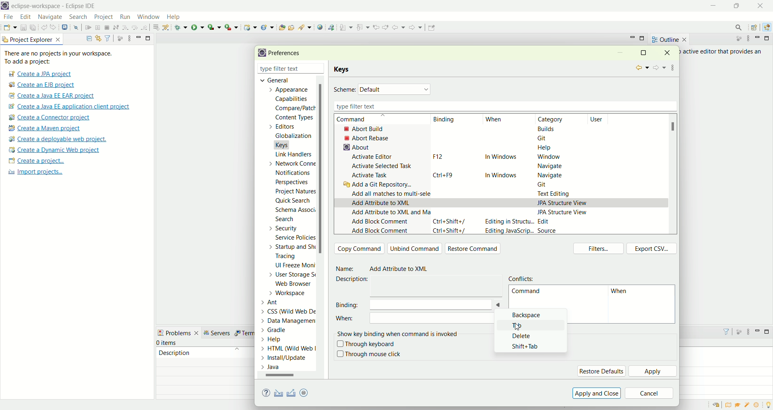  Describe the element at coordinates (293, 154) in the screenshot. I see `link handlers` at that location.